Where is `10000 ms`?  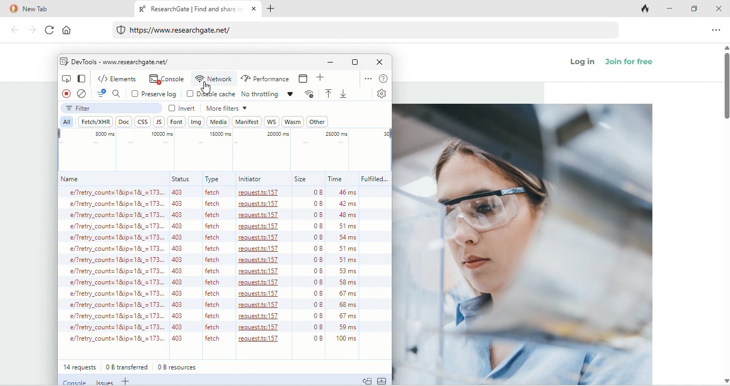
10000 ms is located at coordinates (159, 133).